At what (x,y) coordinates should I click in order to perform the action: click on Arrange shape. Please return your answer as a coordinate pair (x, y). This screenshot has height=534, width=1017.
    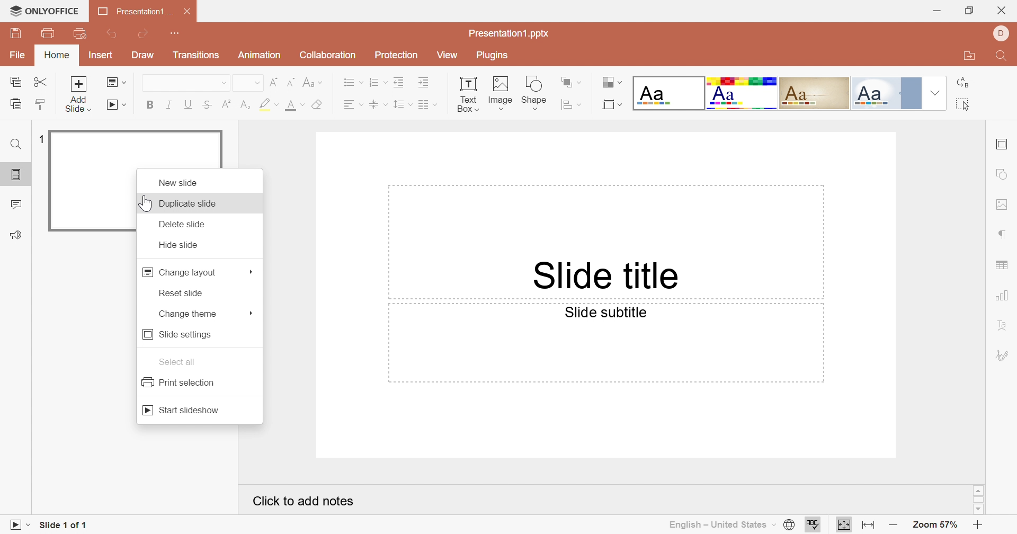
    Looking at the image, I should click on (572, 80).